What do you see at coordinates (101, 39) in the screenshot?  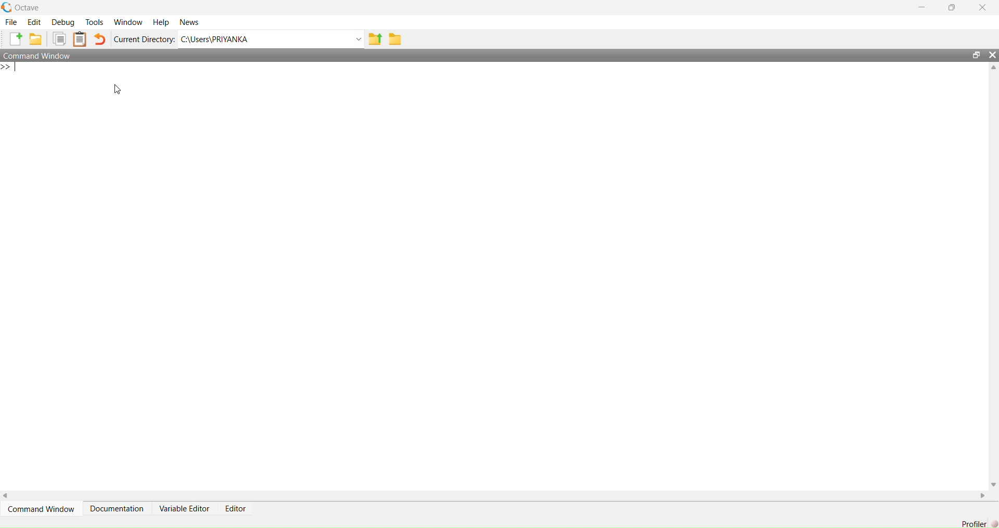 I see `undo` at bounding box center [101, 39].